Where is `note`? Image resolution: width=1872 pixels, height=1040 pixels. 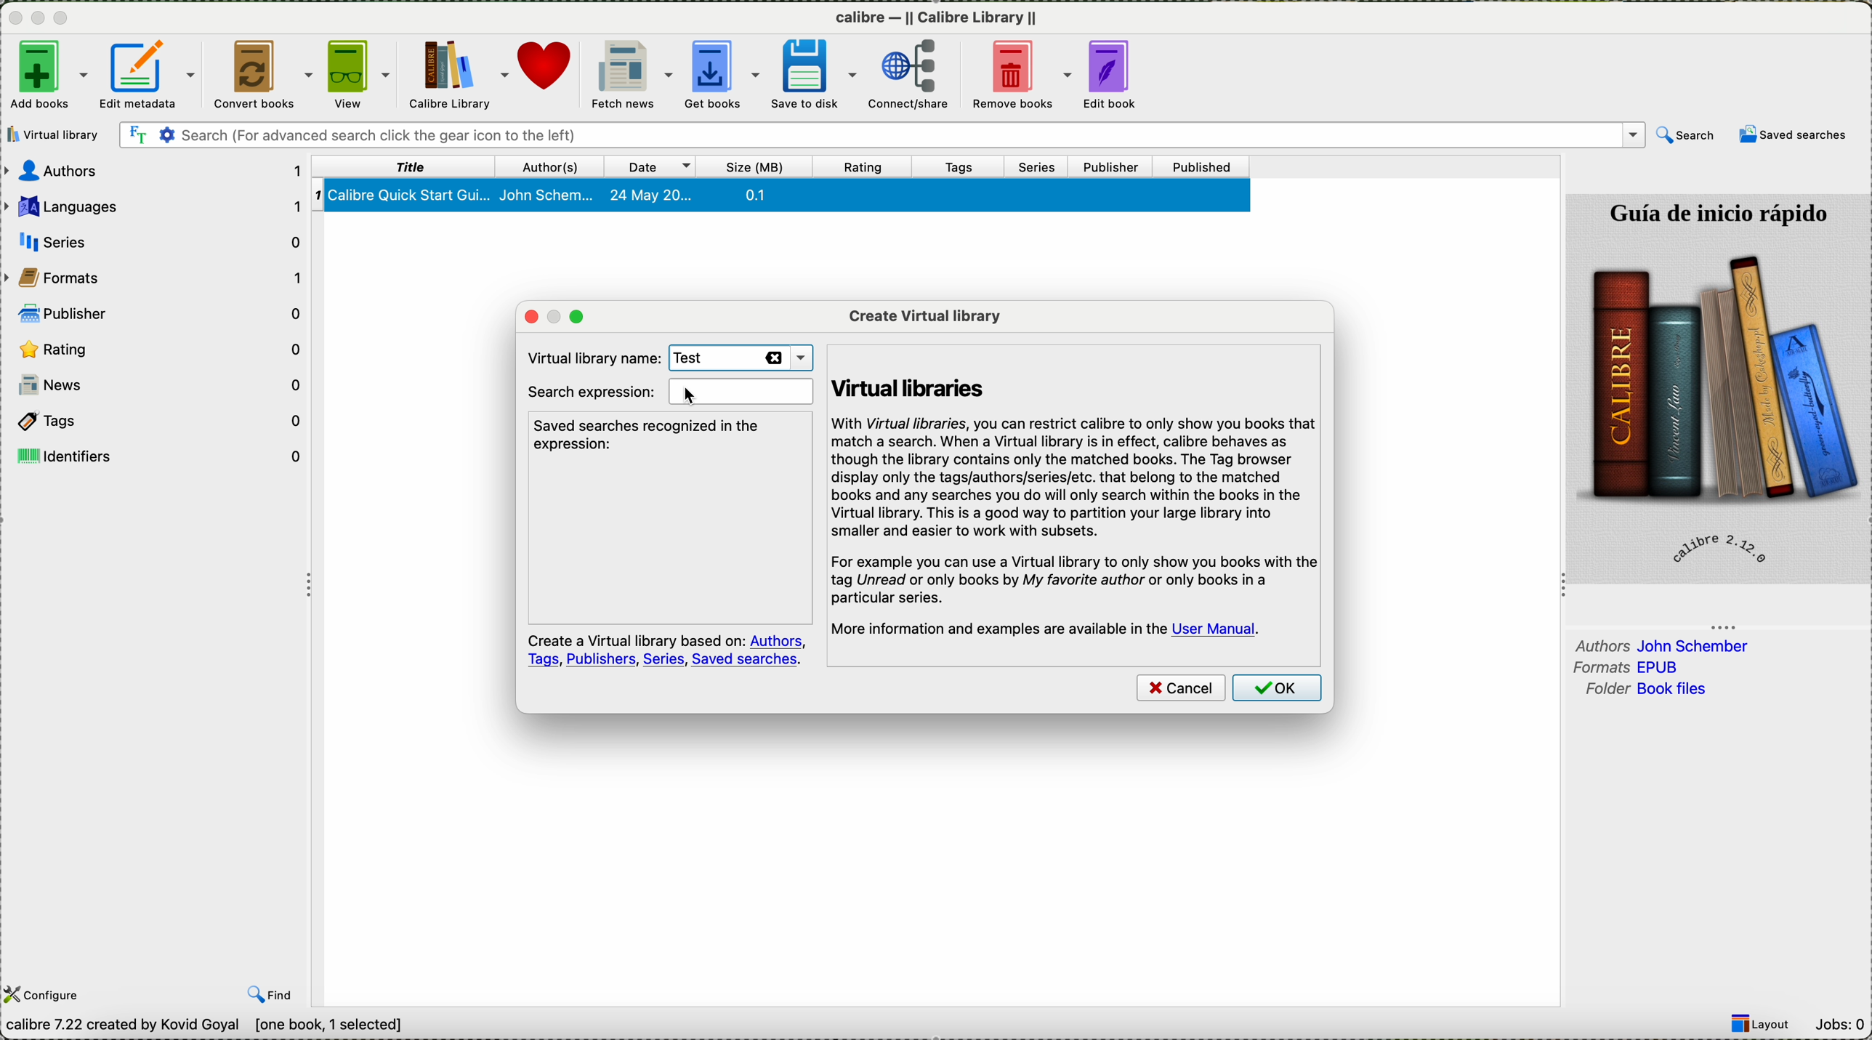
note is located at coordinates (667, 651).